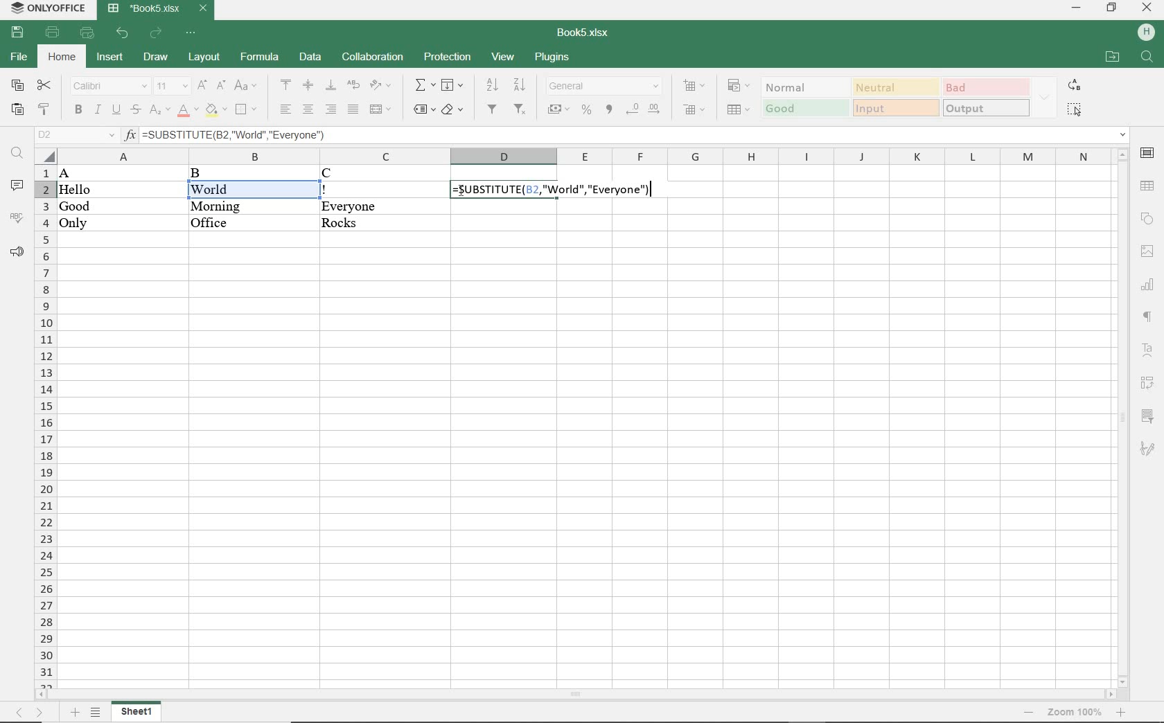 This screenshot has height=723, width=1164. I want to click on formula, so click(261, 58).